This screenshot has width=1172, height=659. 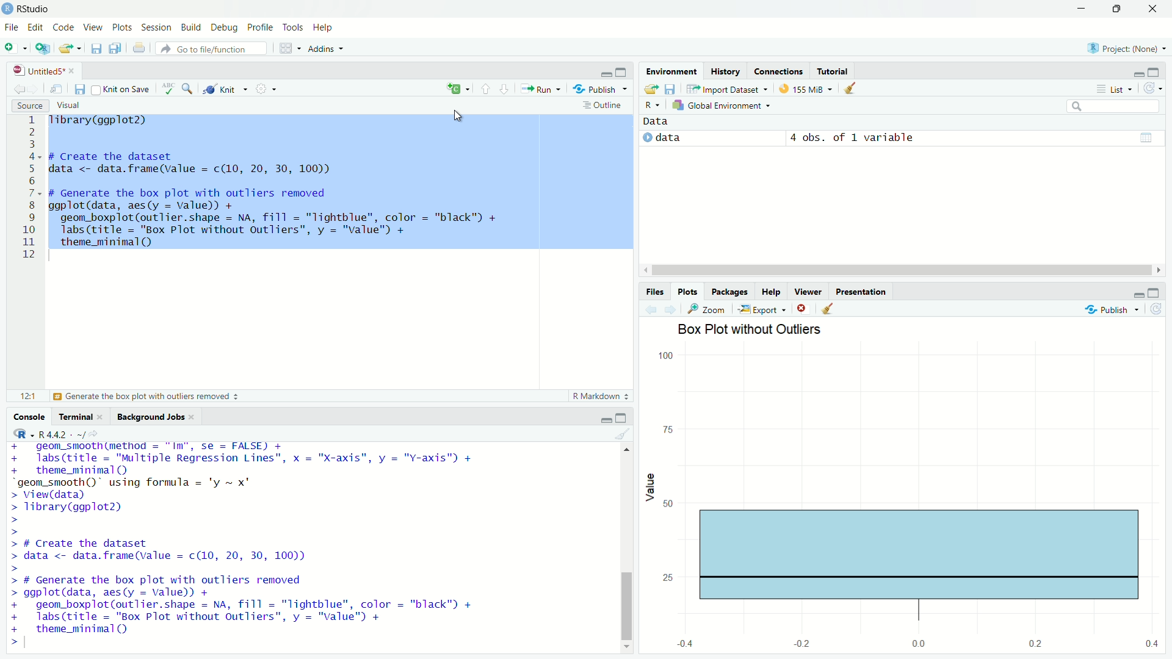 What do you see at coordinates (293, 27) in the screenshot?
I see `Tools` at bounding box center [293, 27].